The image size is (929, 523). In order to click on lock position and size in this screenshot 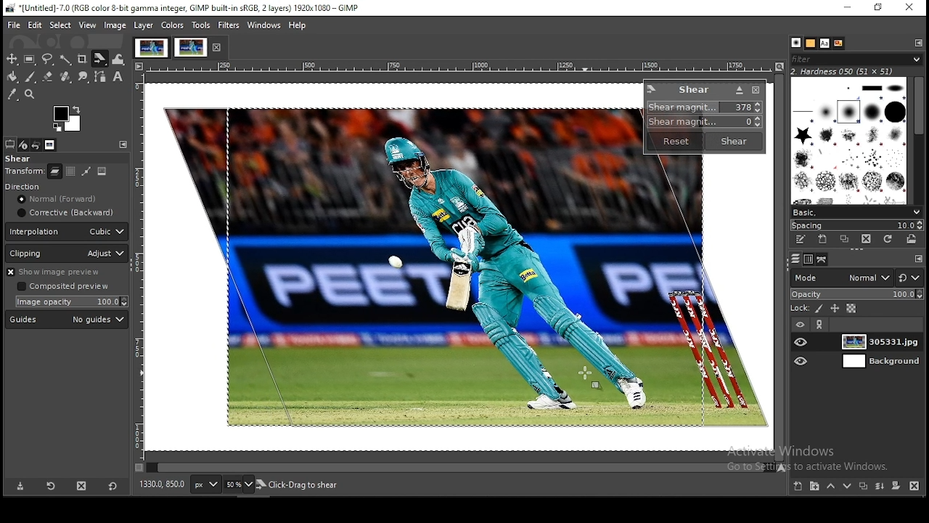, I will do `click(837, 309)`.